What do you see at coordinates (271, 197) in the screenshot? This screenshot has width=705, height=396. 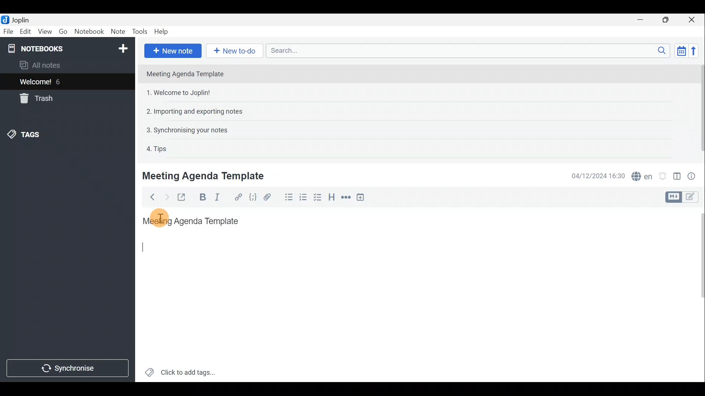 I see `Attach file` at bounding box center [271, 197].